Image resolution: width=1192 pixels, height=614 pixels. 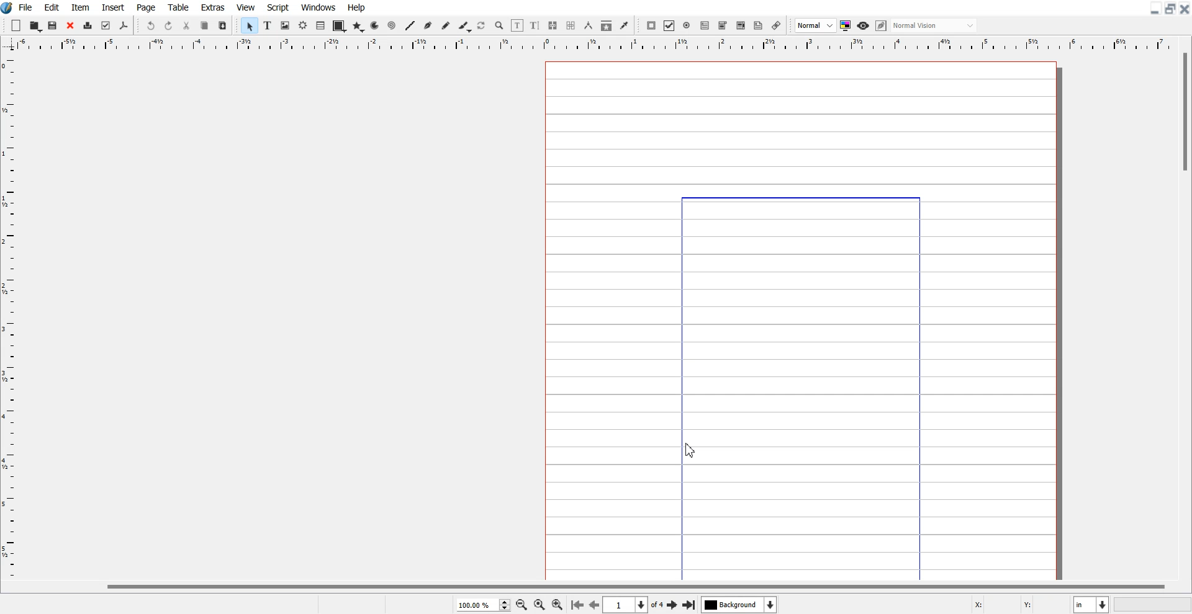 I want to click on Edit Text, so click(x=535, y=25).